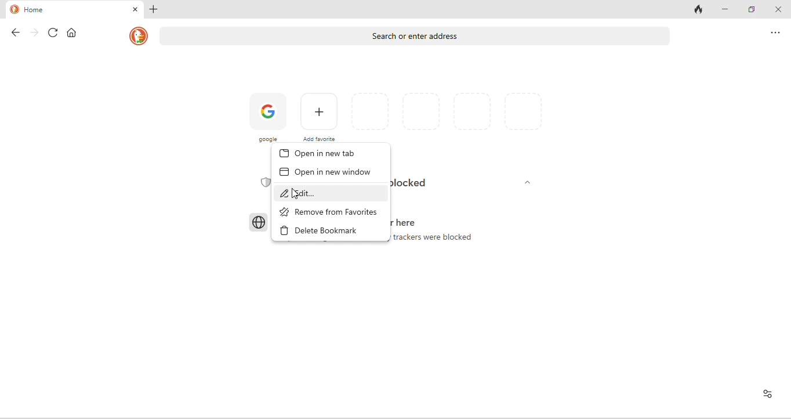 The image size is (791, 419). I want to click on refresh, so click(49, 33).